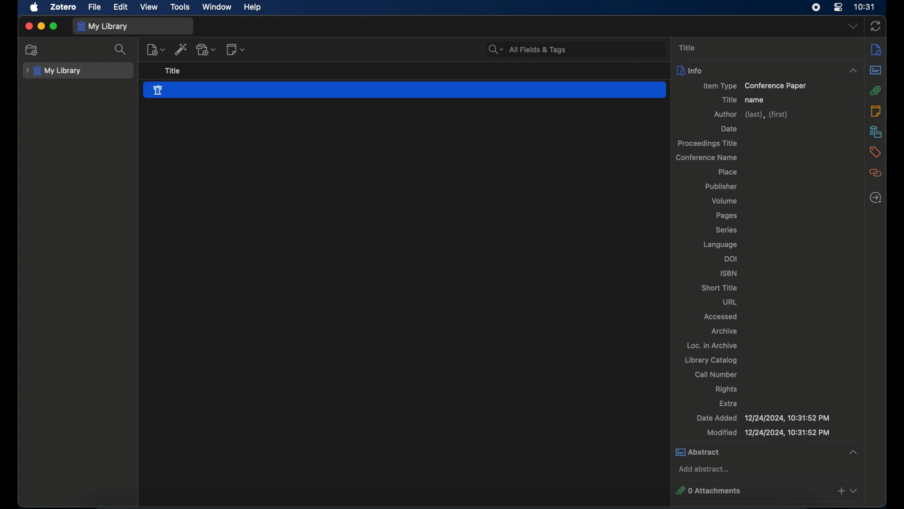  I want to click on search, so click(121, 49).